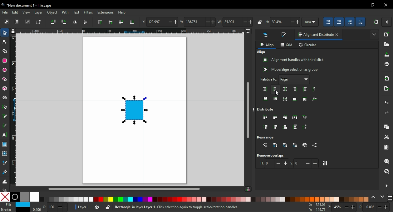 The image size is (393, 212). Describe the element at coordinates (361, 22) in the screenshot. I see `move patterns along with the objects` at that location.